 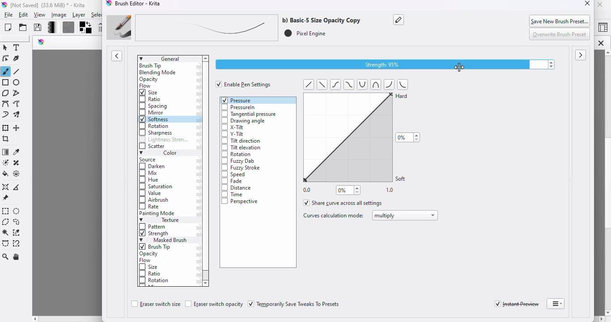 What do you see at coordinates (59, 15) in the screenshot?
I see `image` at bounding box center [59, 15].